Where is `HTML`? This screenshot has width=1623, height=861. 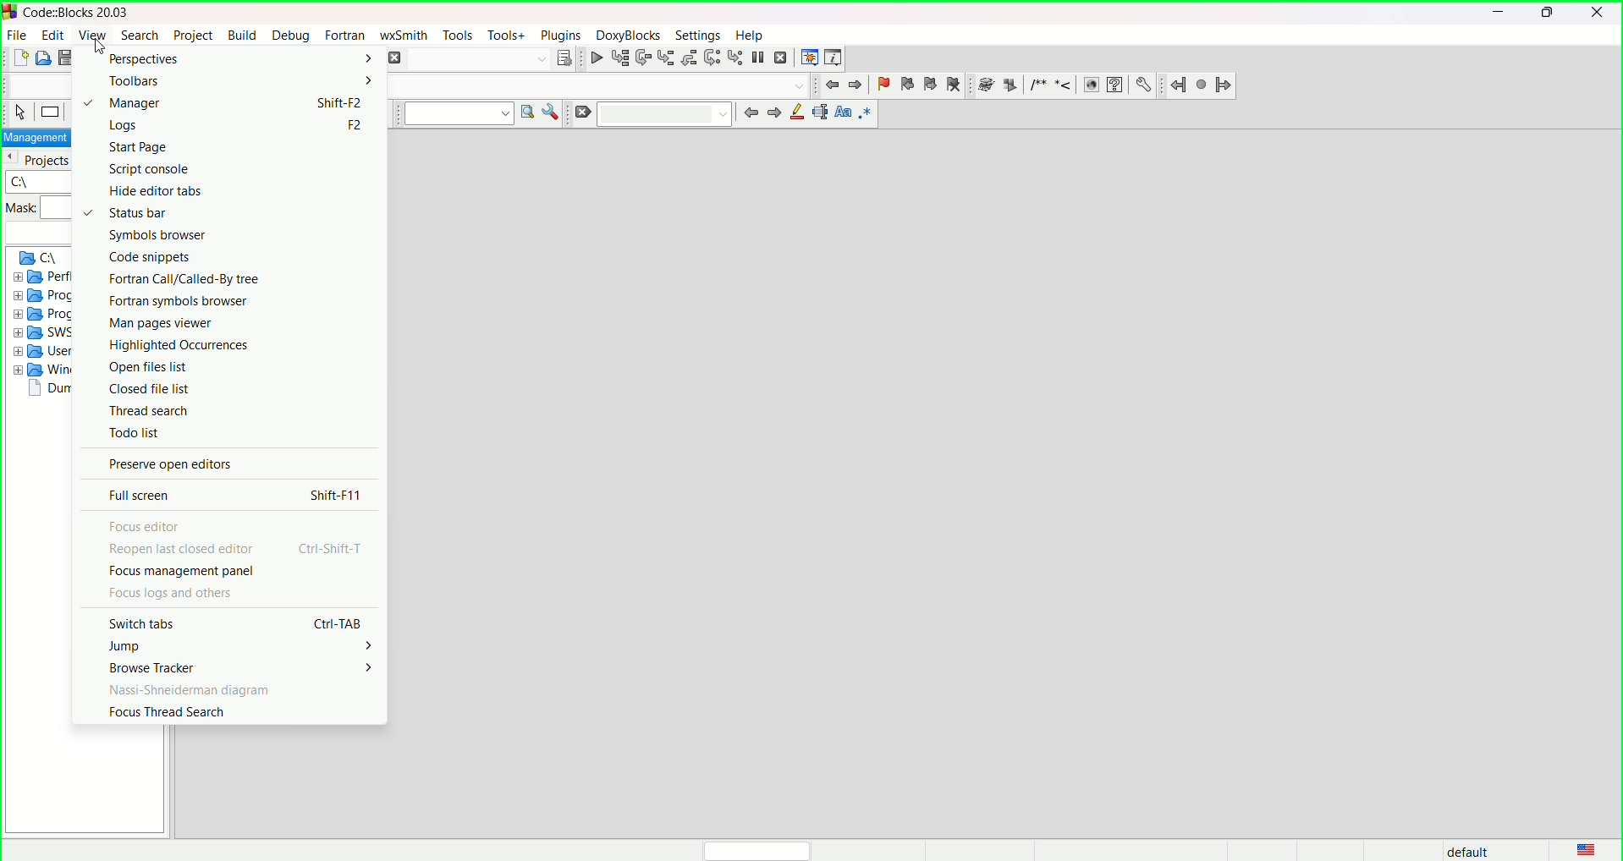
HTML is located at coordinates (1088, 86).